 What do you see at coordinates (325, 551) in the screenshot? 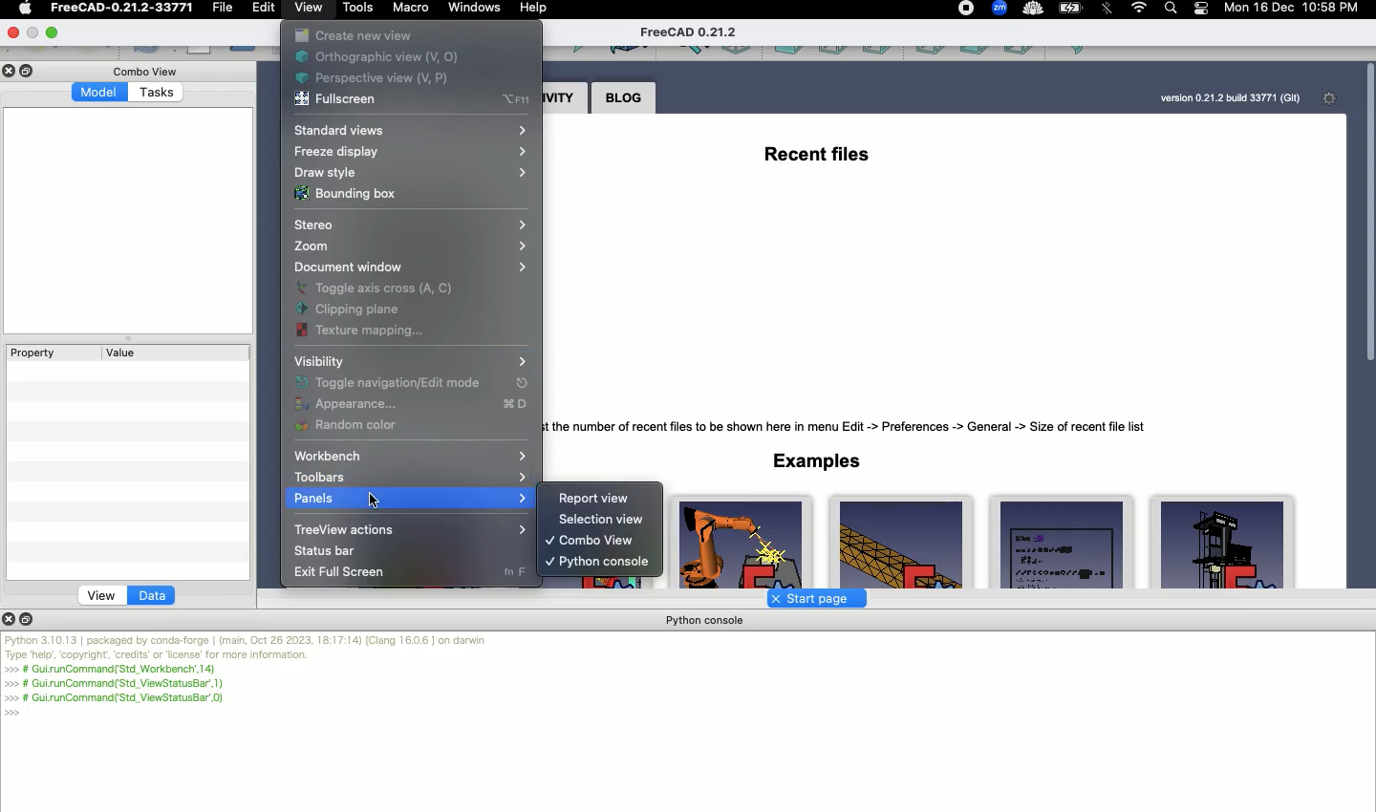
I see `Status bar` at bounding box center [325, 551].